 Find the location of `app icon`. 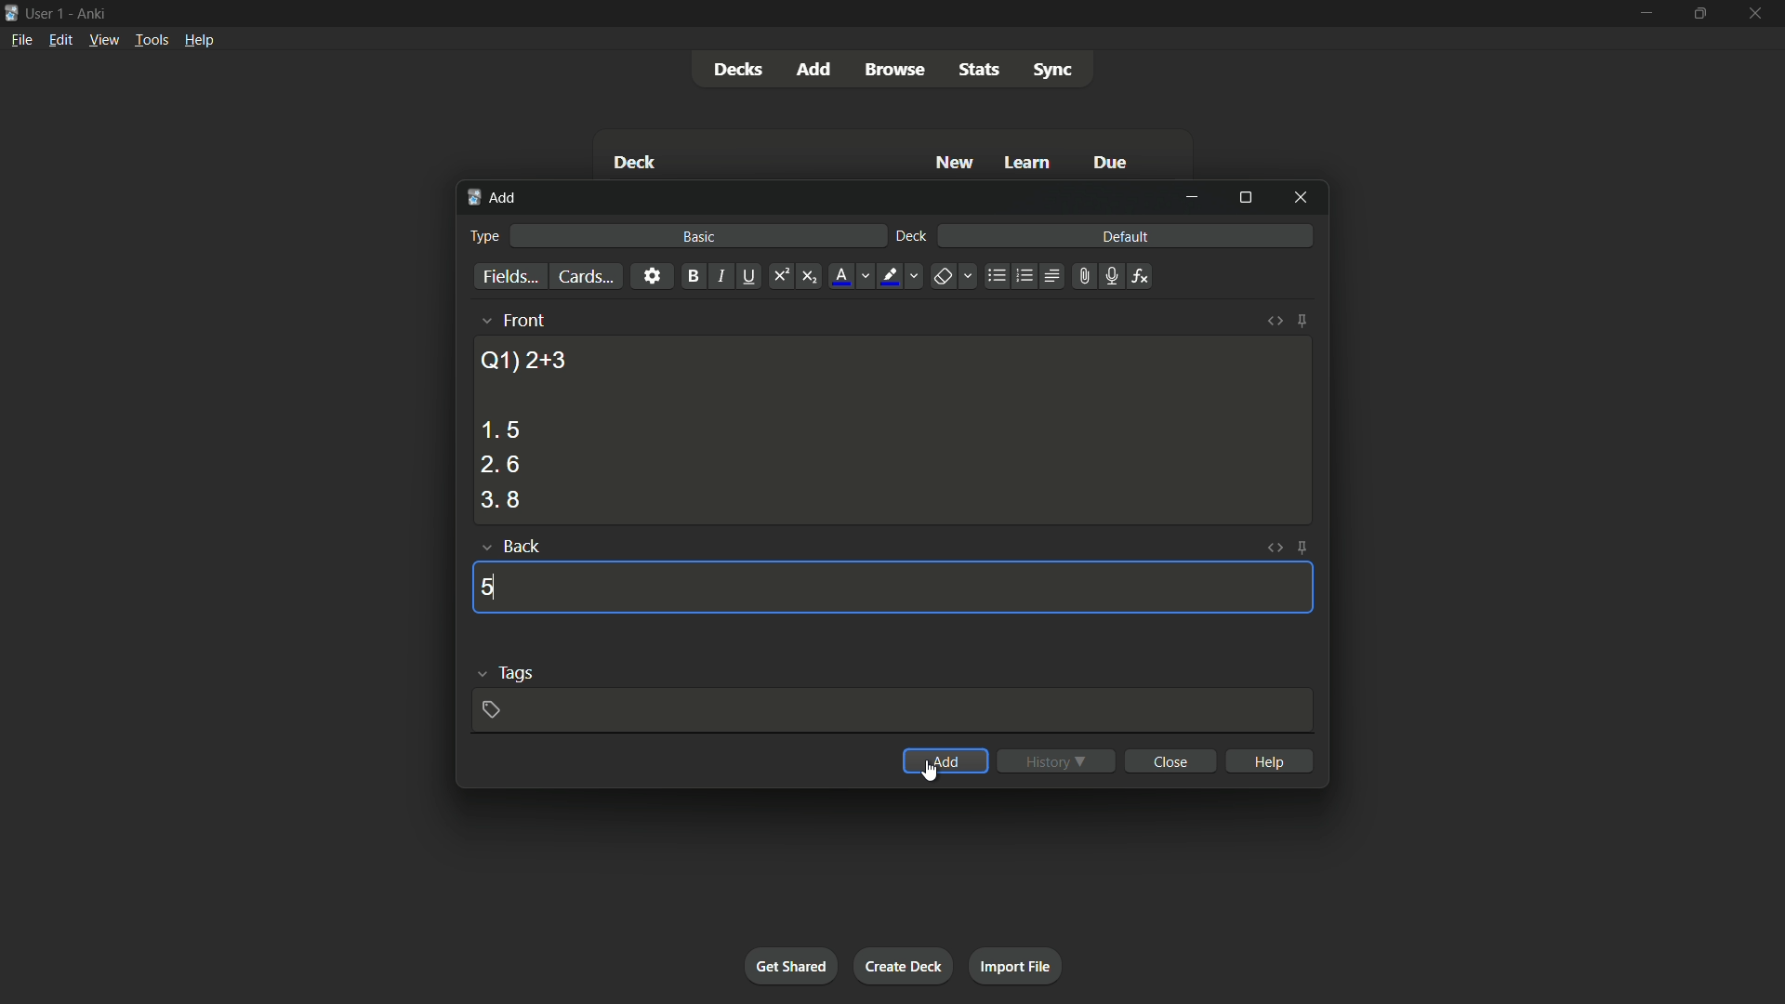

app icon is located at coordinates (11, 11).